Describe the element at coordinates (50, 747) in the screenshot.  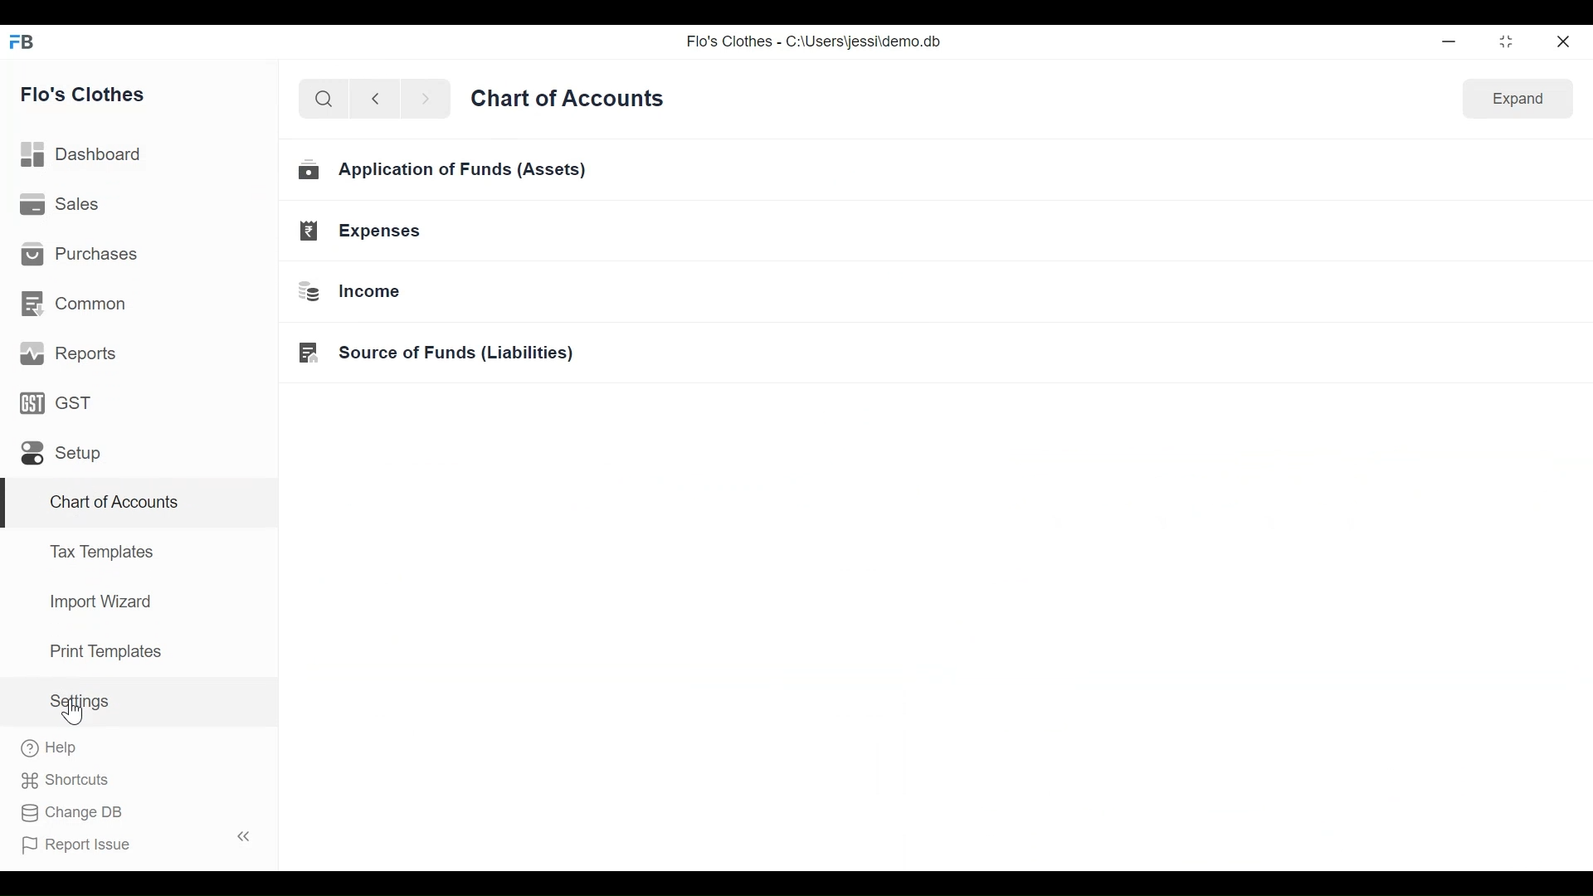
I see `help` at that location.